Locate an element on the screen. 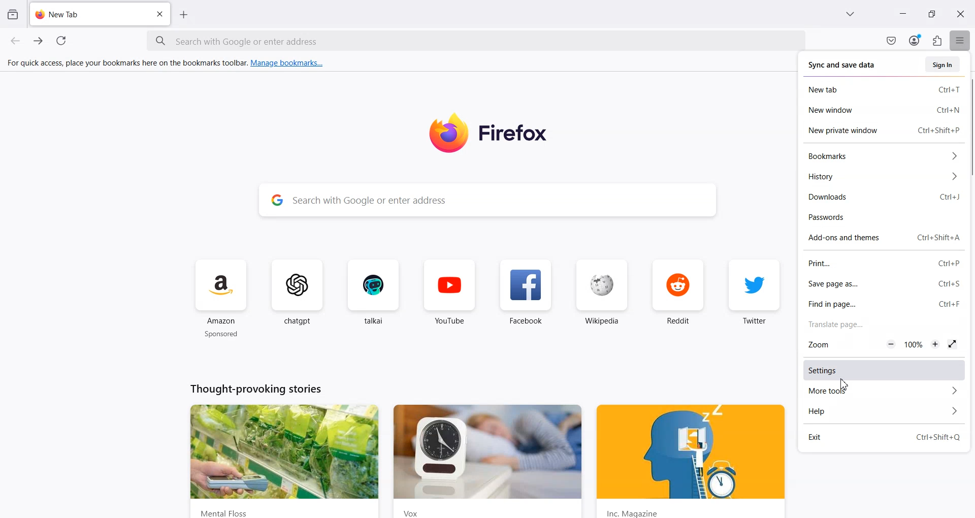  New tab Ctri+T is located at coordinates (883, 90).